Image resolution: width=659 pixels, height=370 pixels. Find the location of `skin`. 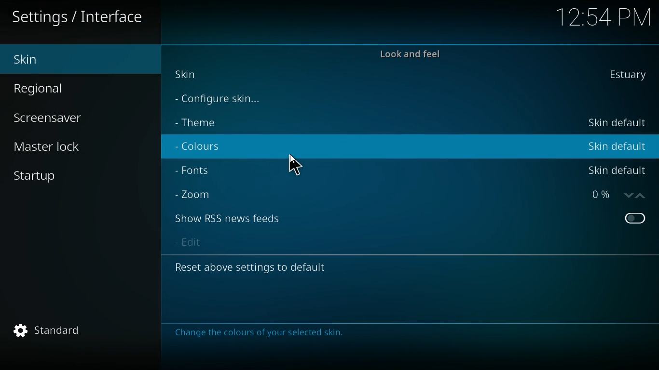

skin is located at coordinates (632, 76).